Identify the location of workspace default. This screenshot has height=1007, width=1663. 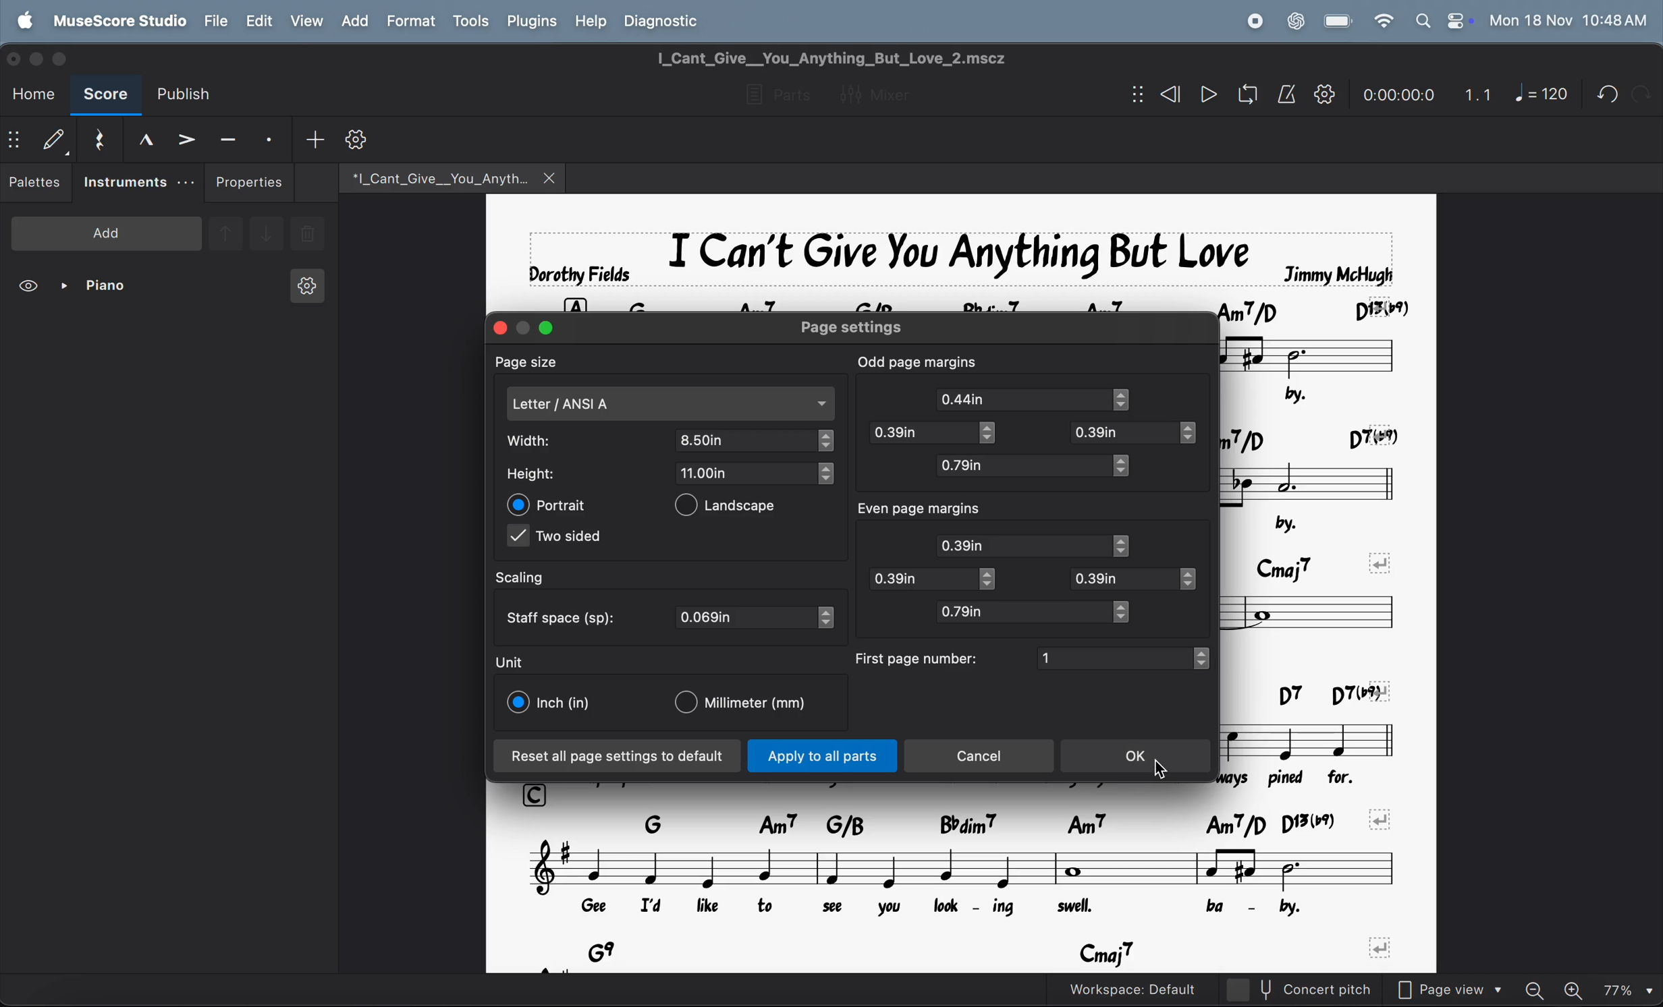
(1160, 989).